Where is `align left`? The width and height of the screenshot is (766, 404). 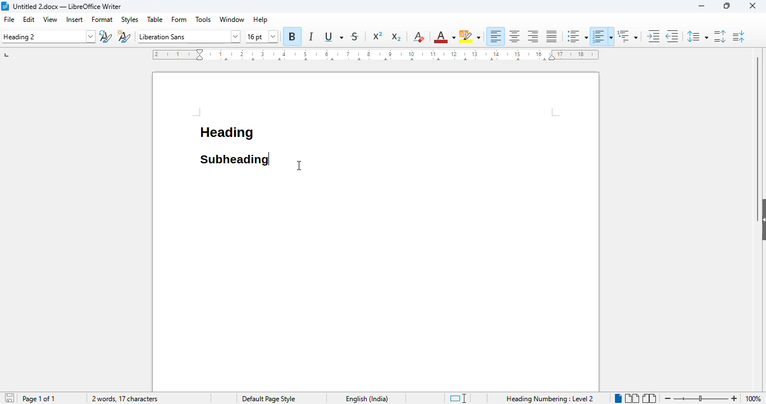
align left is located at coordinates (496, 36).